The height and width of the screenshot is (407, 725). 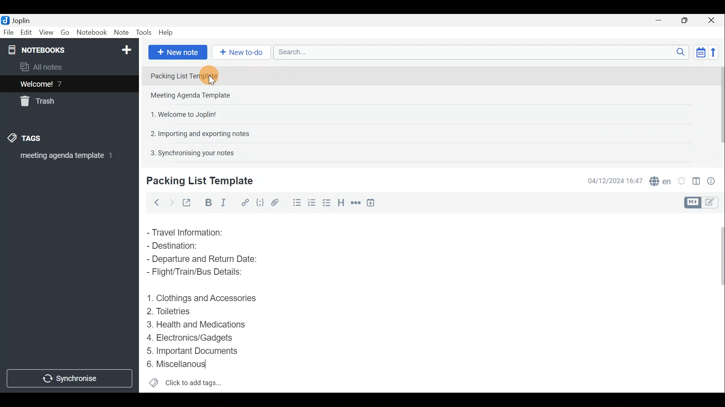 I want to click on Note 2, so click(x=198, y=96).